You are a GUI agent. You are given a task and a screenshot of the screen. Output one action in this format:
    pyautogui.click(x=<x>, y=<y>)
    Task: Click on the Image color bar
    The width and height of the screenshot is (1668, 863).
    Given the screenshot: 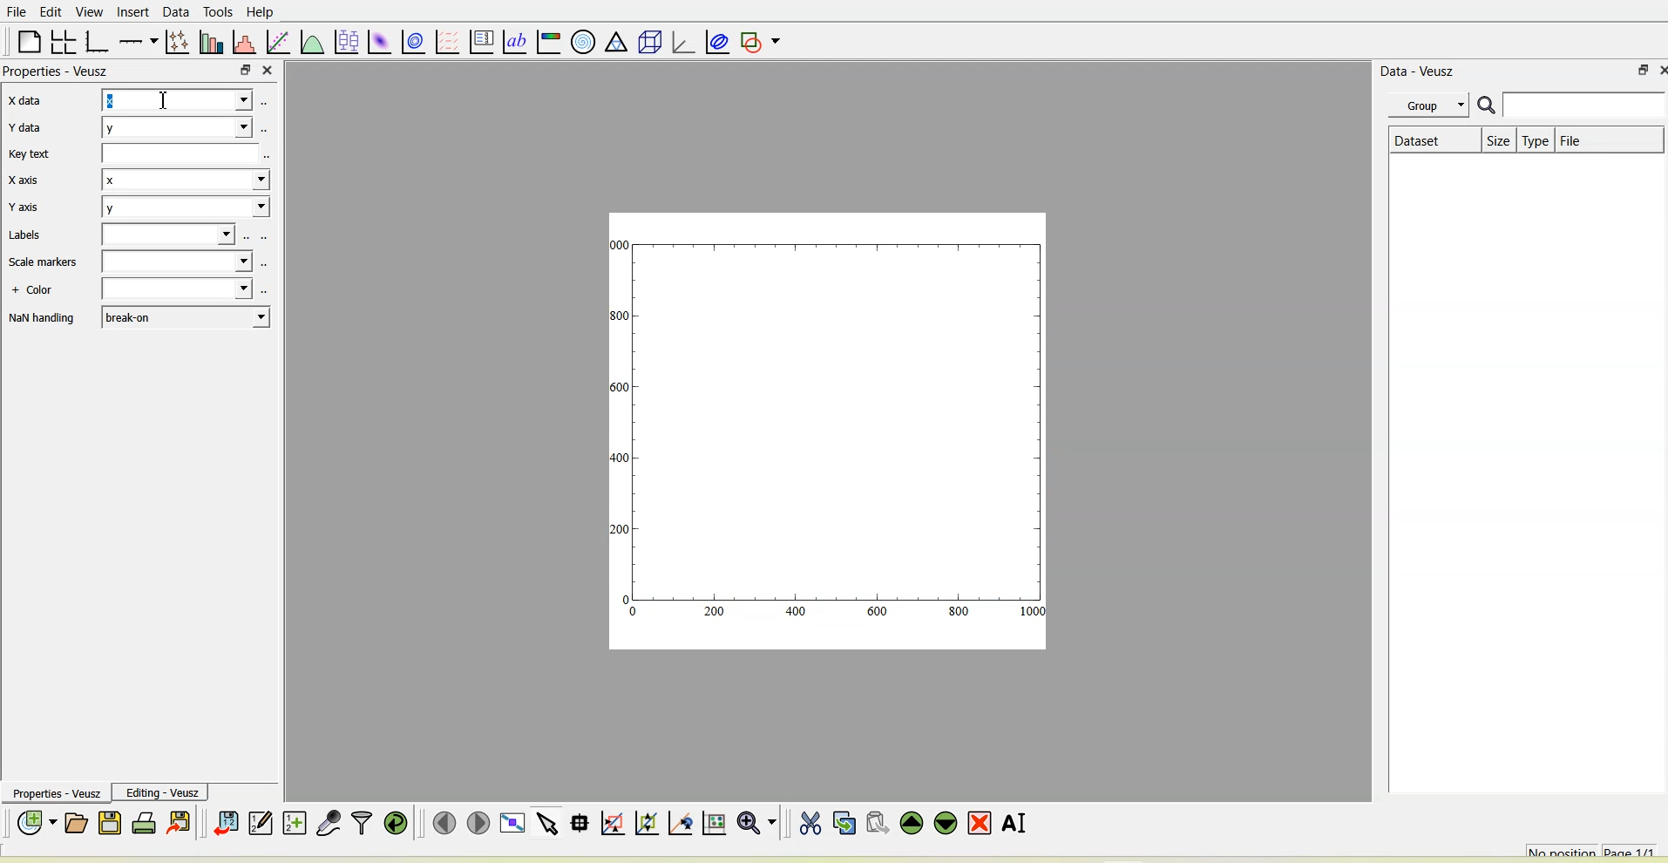 What is the action you would take?
    pyautogui.click(x=548, y=40)
    